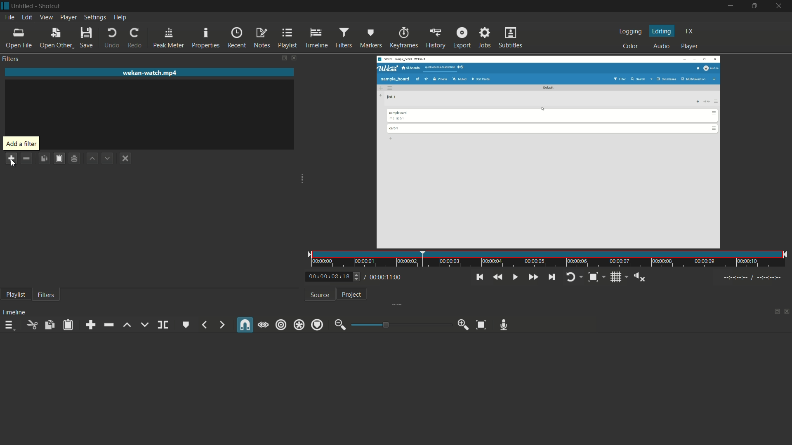 This screenshot has height=445, width=792. Describe the element at coordinates (46, 295) in the screenshot. I see `filters` at that location.